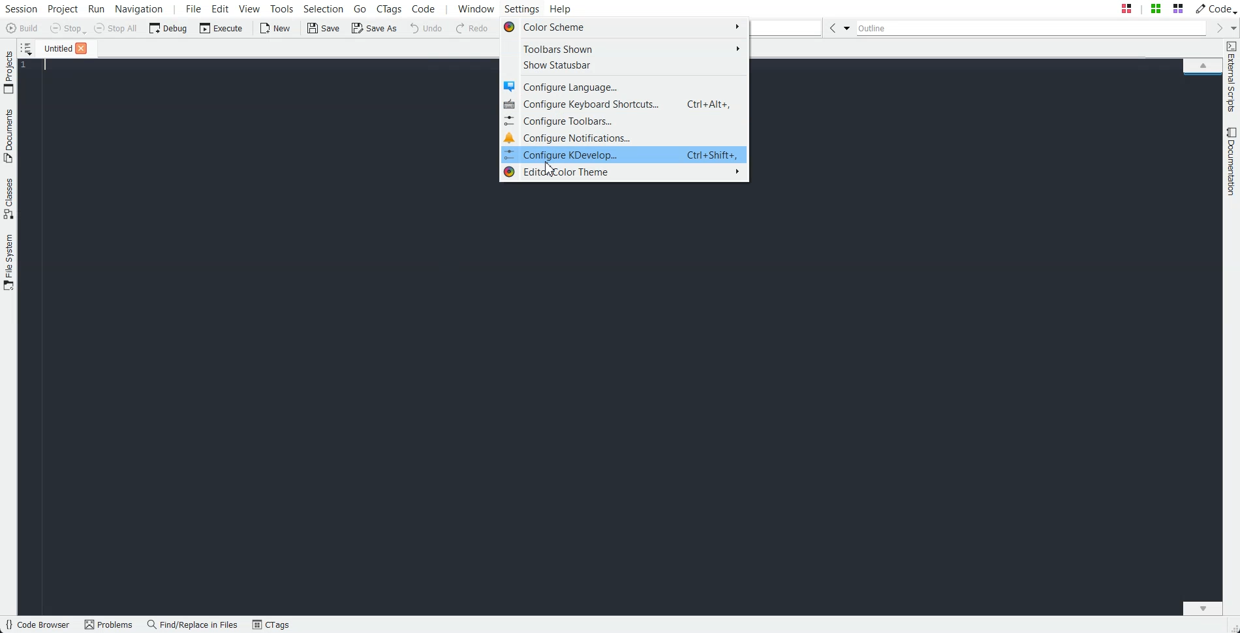 Image resolution: width=1240 pixels, height=633 pixels. Describe the element at coordinates (1203, 608) in the screenshot. I see `Scroll down` at that location.